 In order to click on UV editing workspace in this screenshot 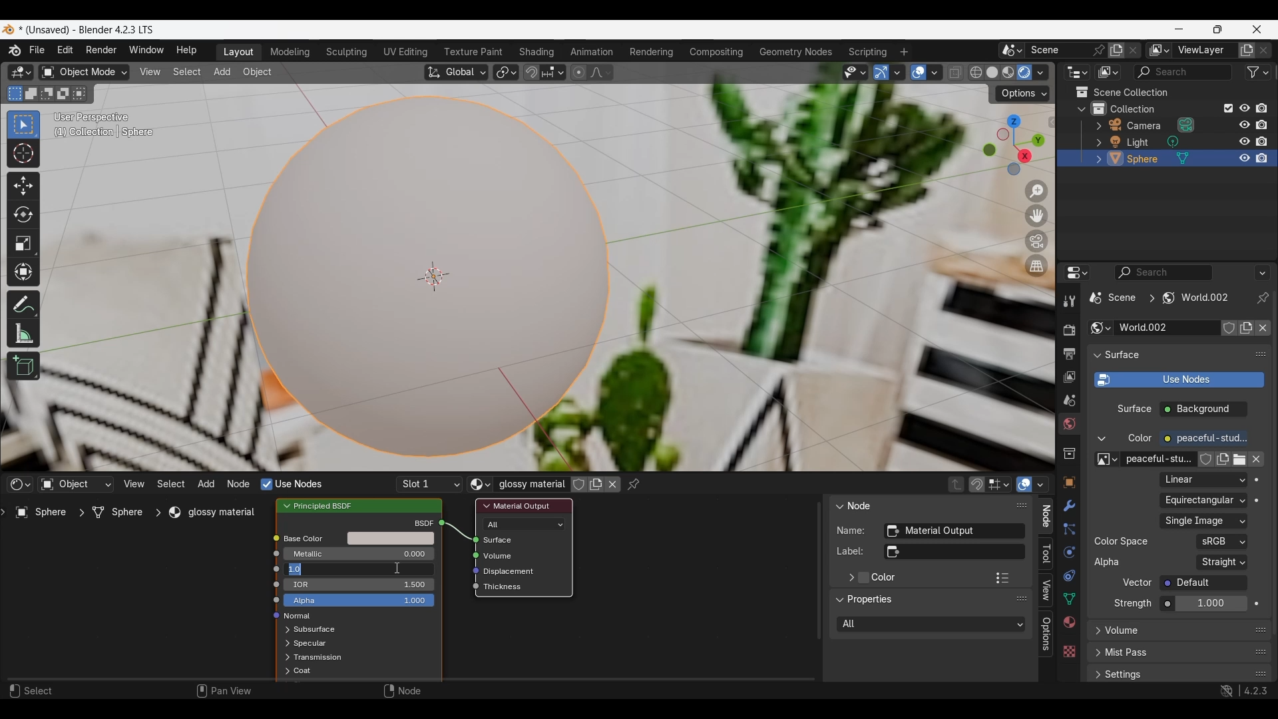, I will do `click(404, 52)`.